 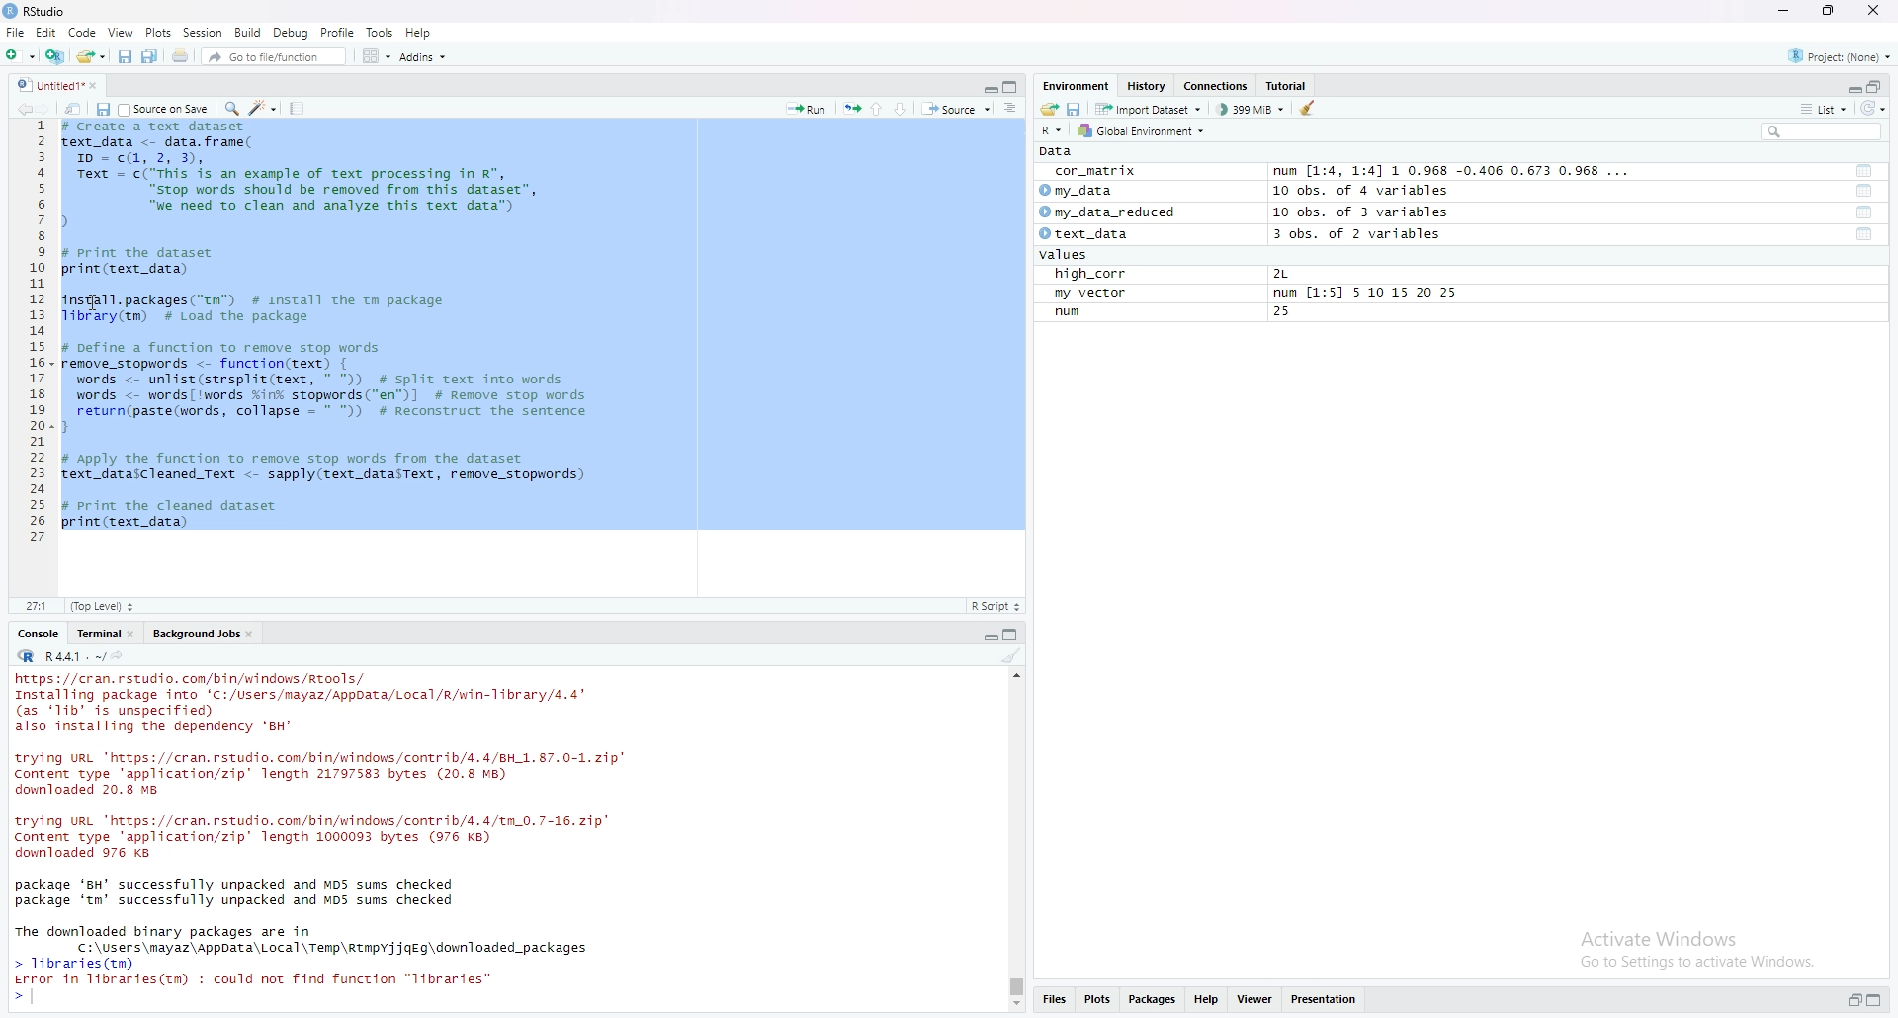 I want to click on functions , so click(x=1863, y=212).